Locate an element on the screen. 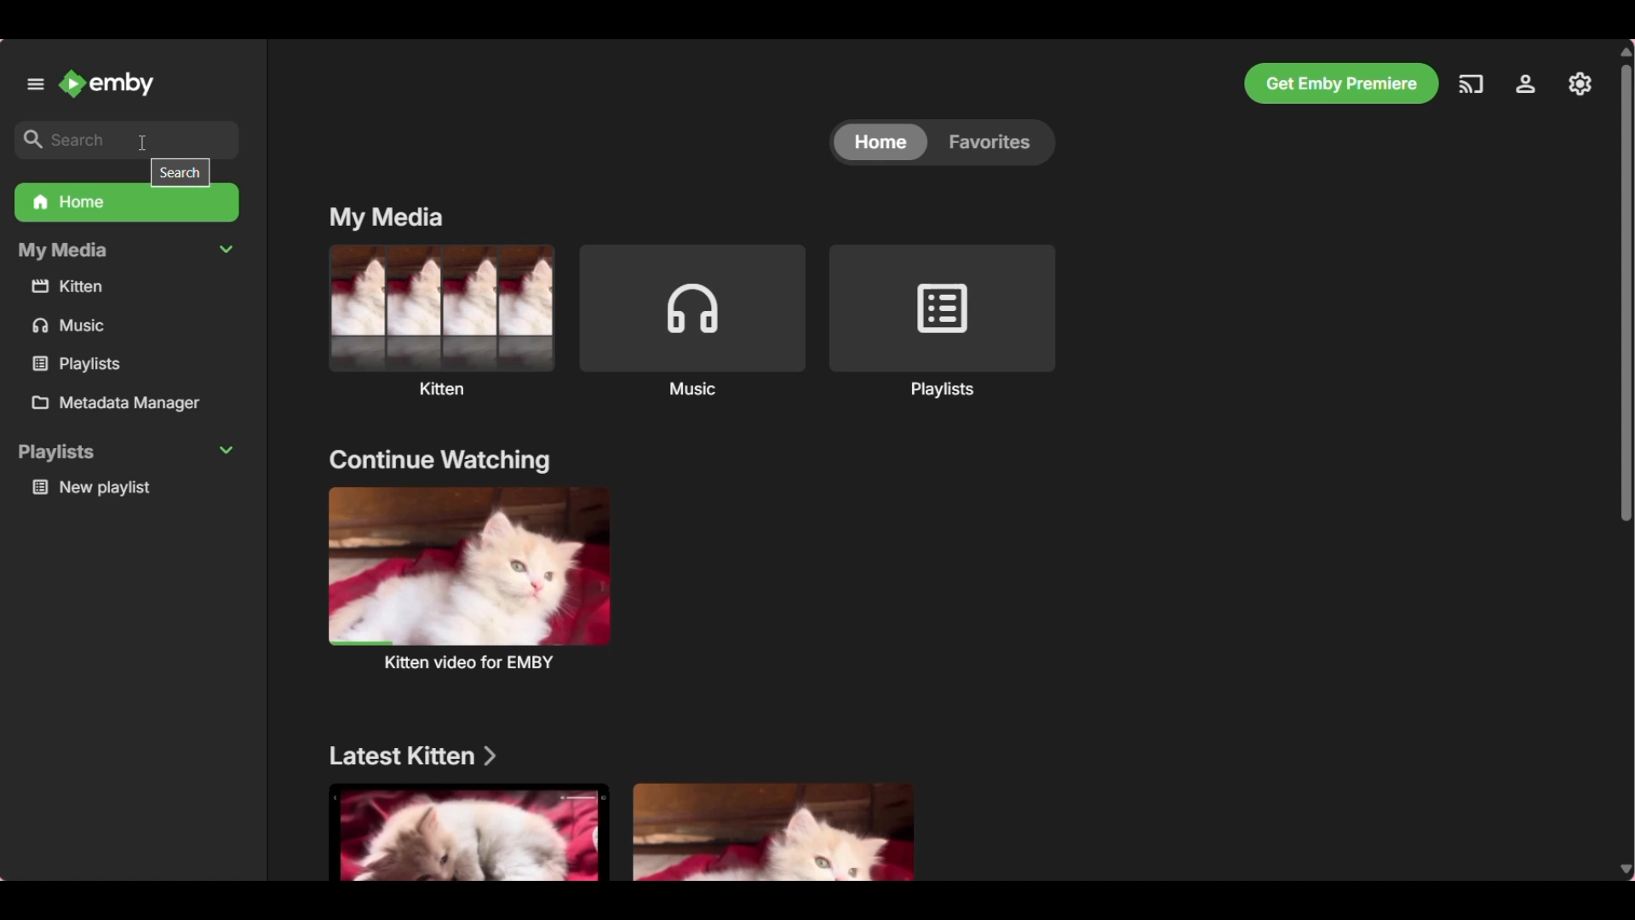 Image resolution: width=1635 pixels, height=920 pixels. search is located at coordinates (129, 138).